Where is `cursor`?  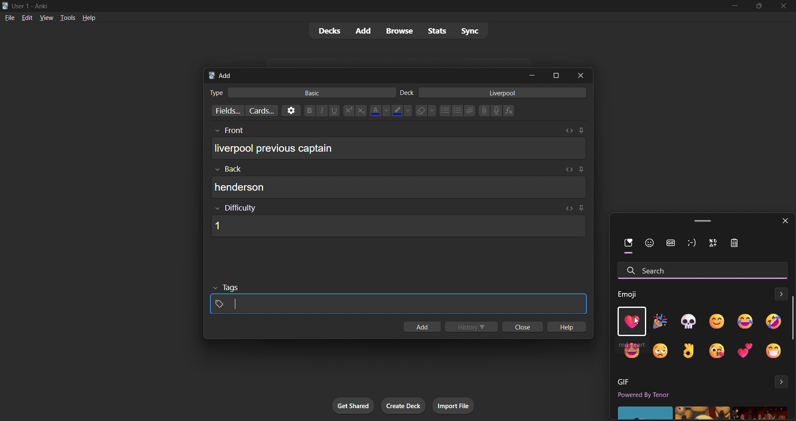 cursor is located at coordinates (637, 322).